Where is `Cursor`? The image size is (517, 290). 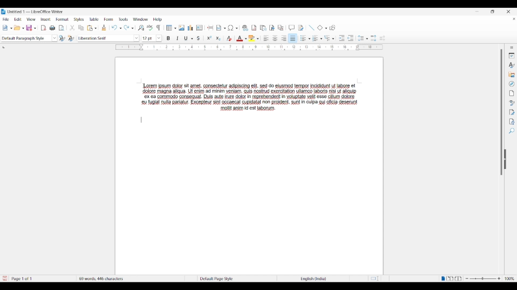
Cursor is located at coordinates (141, 88).